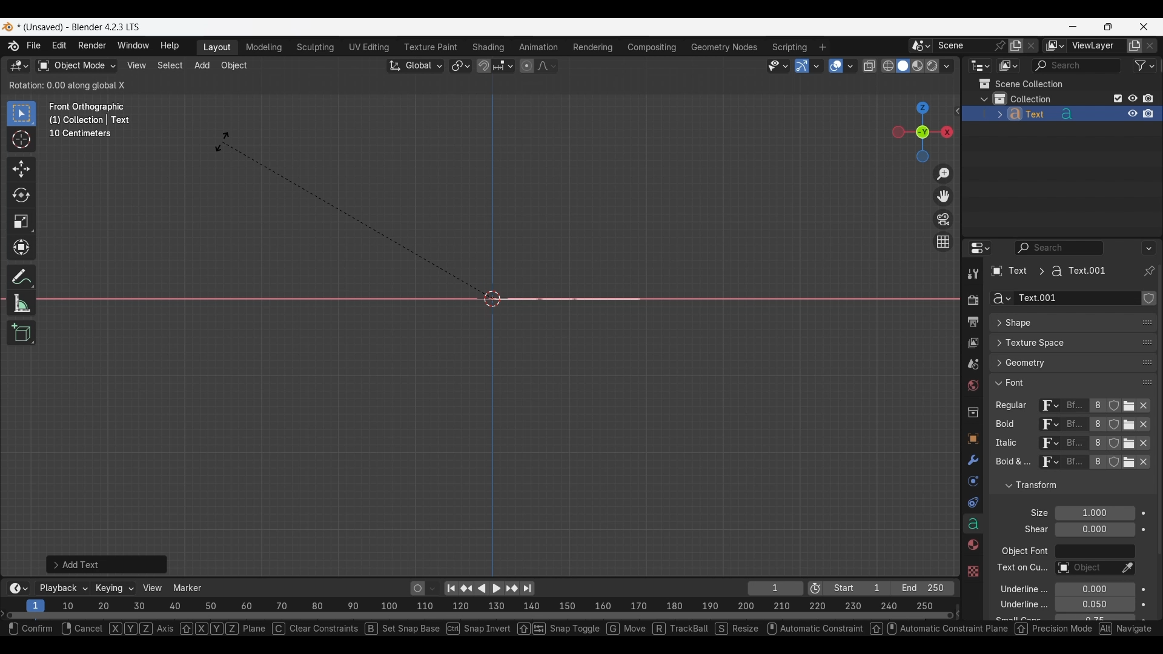 Image resolution: width=1163 pixels, height=654 pixels. I want to click on Collection 1, so click(1025, 99).